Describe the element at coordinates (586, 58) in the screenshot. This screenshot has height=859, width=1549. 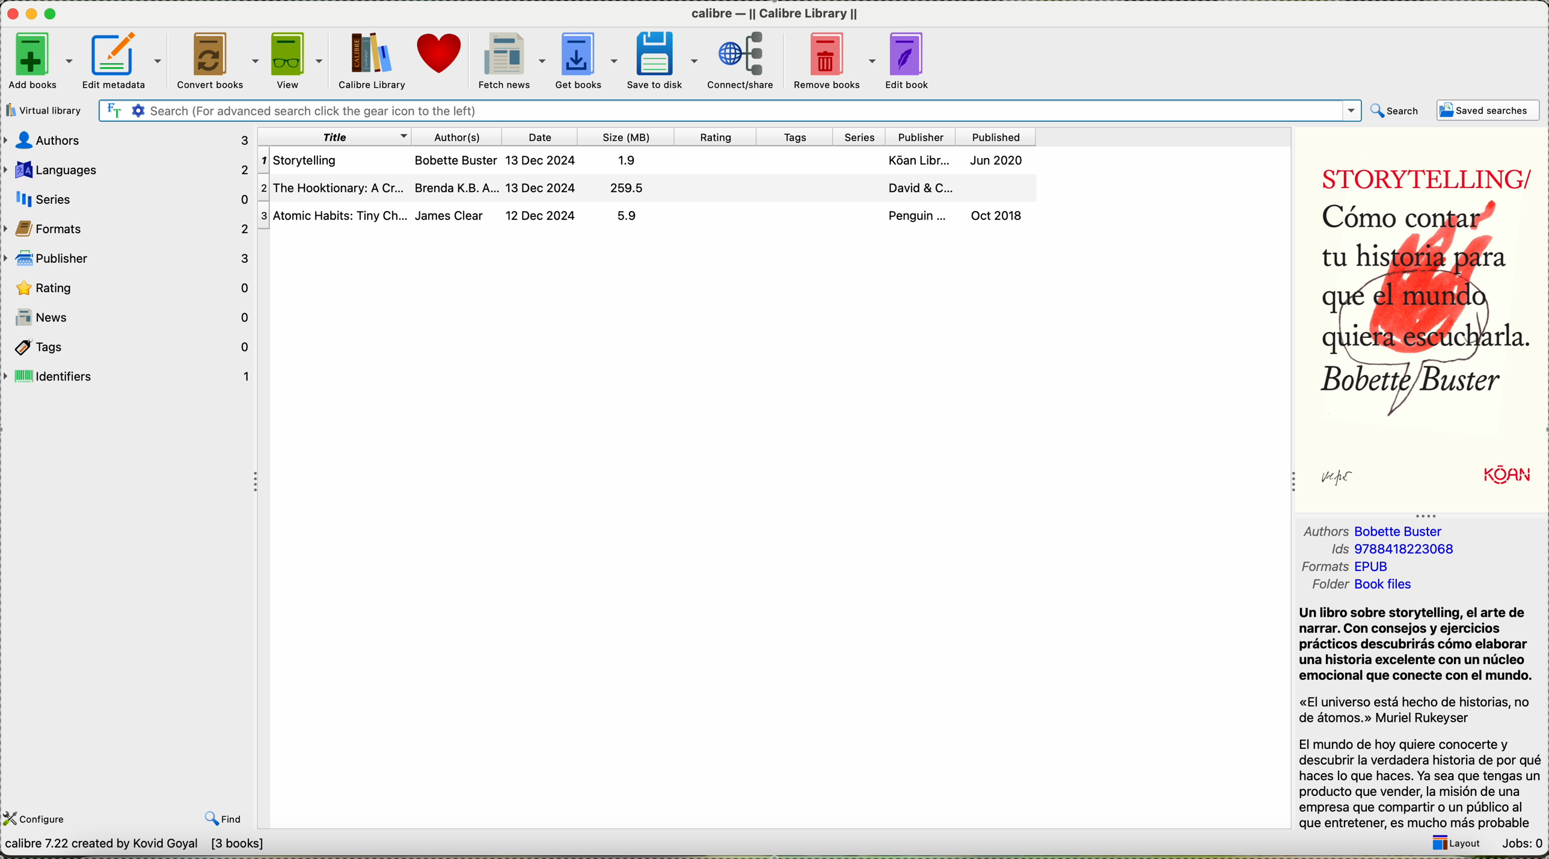
I see `get books` at that location.